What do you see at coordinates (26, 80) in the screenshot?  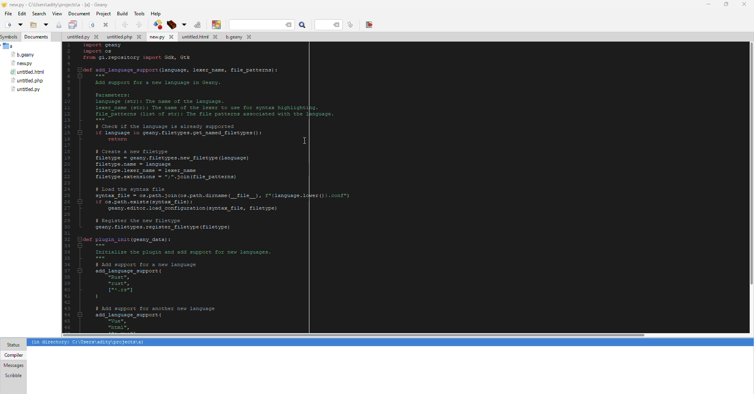 I see `file` at bounding box center [26, 80].